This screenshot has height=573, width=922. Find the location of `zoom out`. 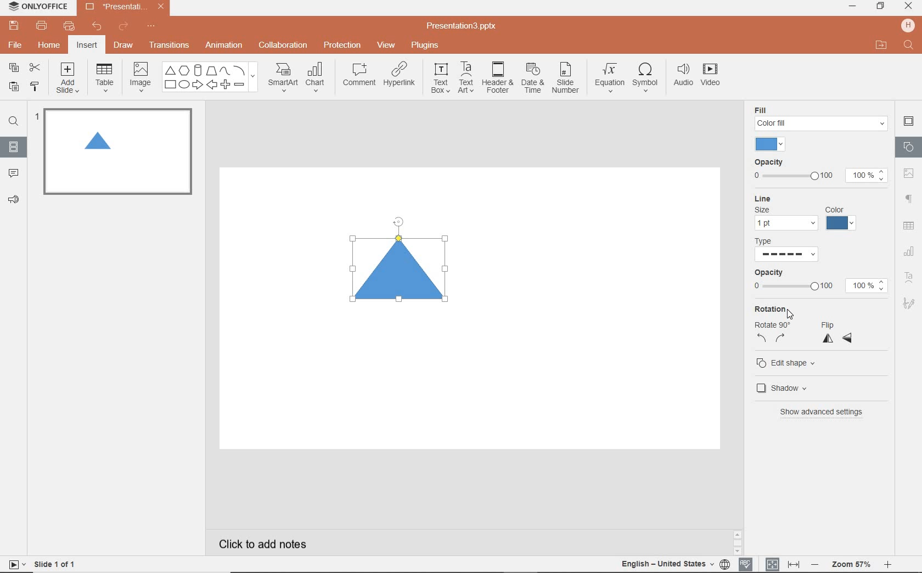

zoom out is located at coordinates (817, 565).